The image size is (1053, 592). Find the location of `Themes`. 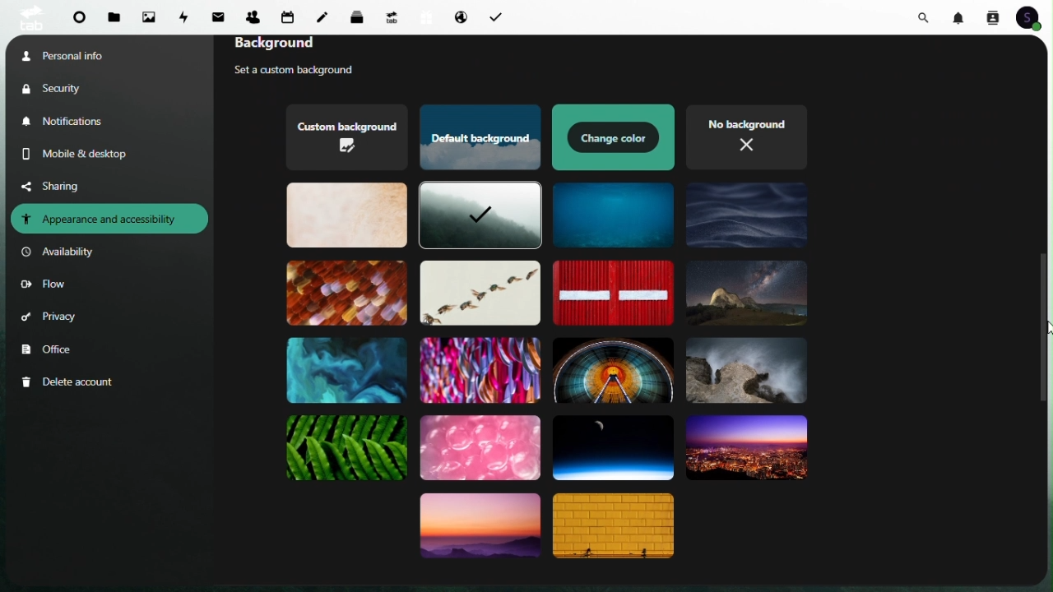

Themes is located at coordinates (480, 217).